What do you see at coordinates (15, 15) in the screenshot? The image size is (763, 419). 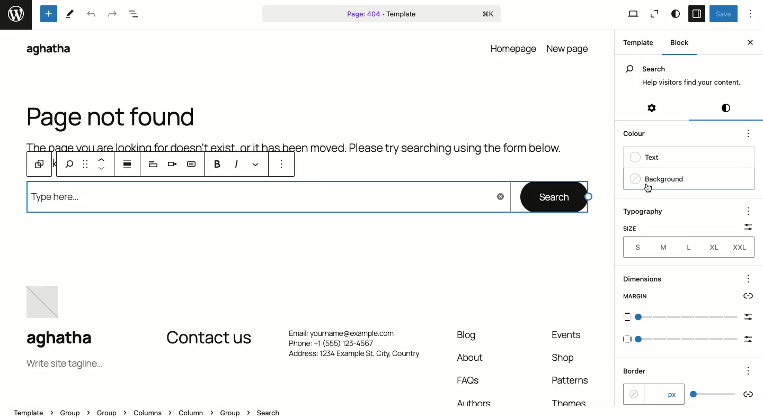 I see `word press logo` at bounding box center [15, 15].